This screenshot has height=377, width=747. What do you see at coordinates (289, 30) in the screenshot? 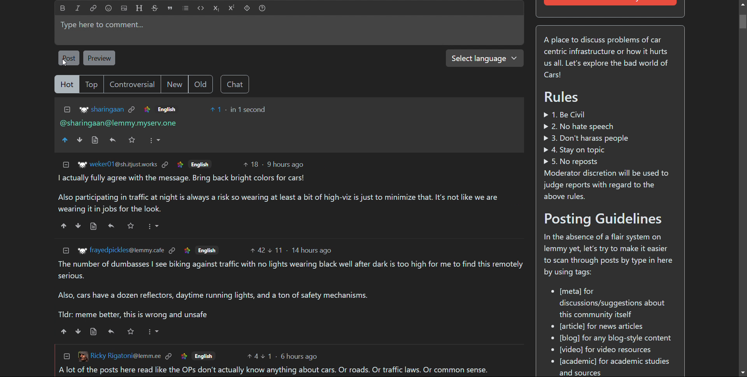
I see `type here to comment` at bounding box center [289, 30].